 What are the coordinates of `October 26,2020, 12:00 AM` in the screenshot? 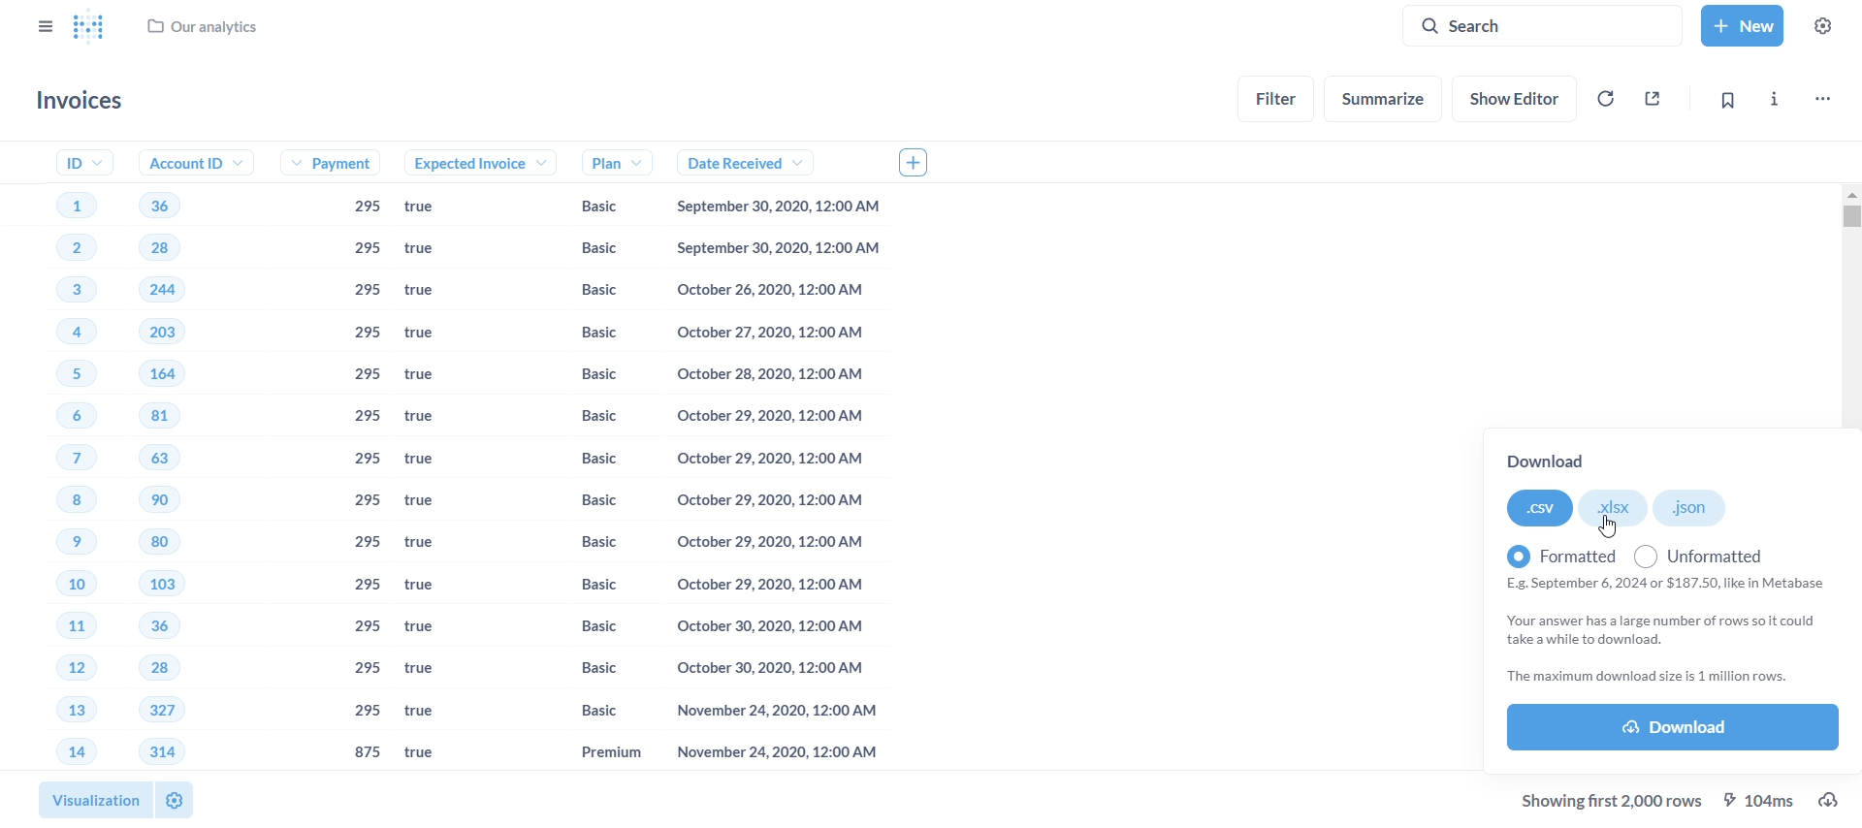 It's located at (781, 291).